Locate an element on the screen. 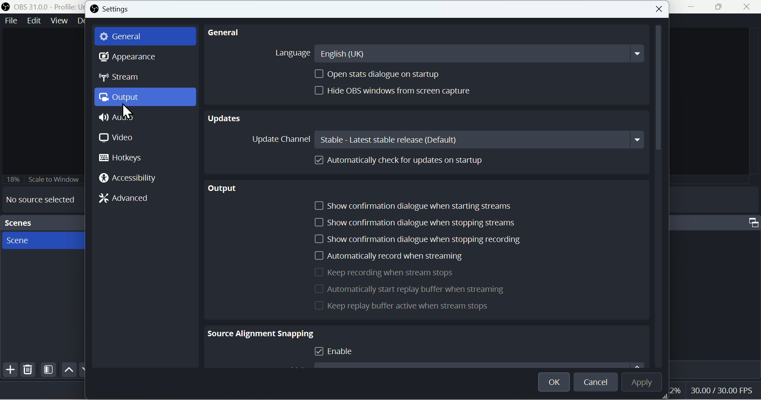  Stream is located at coordinates (126, 79).